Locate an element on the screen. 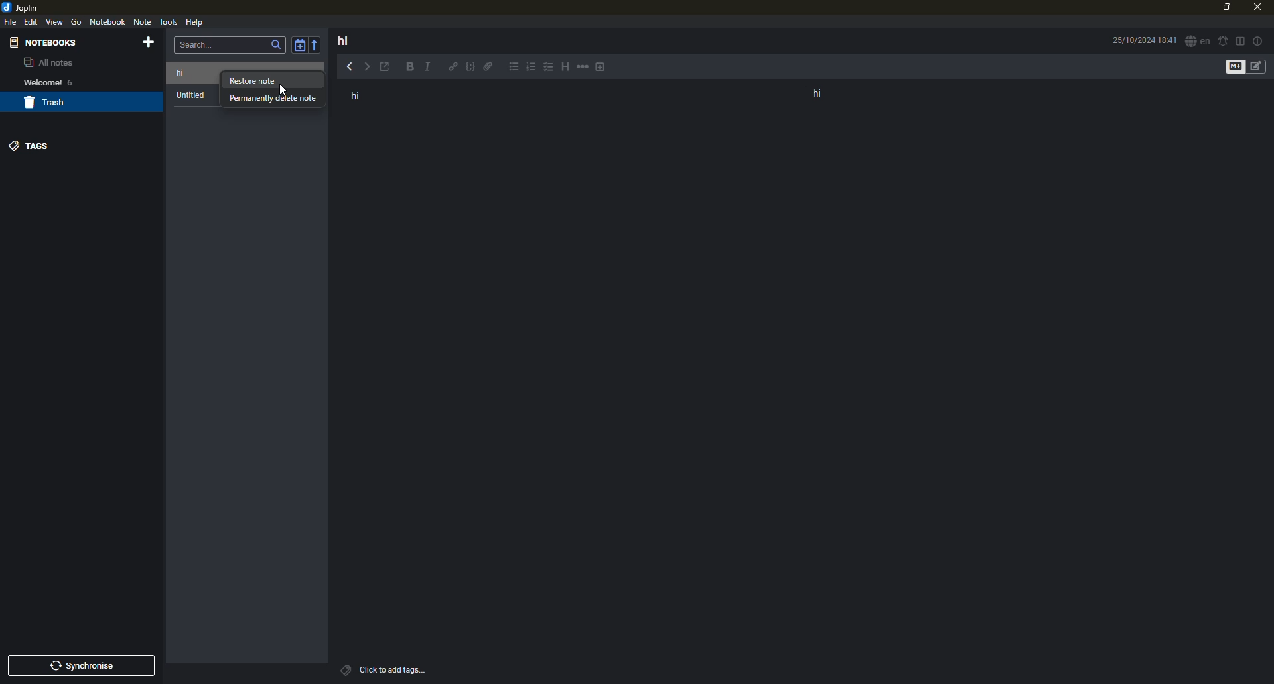 Image resolution: width=1274 pixels, height=684 pixels. edit is located at coordinates (32, 21).